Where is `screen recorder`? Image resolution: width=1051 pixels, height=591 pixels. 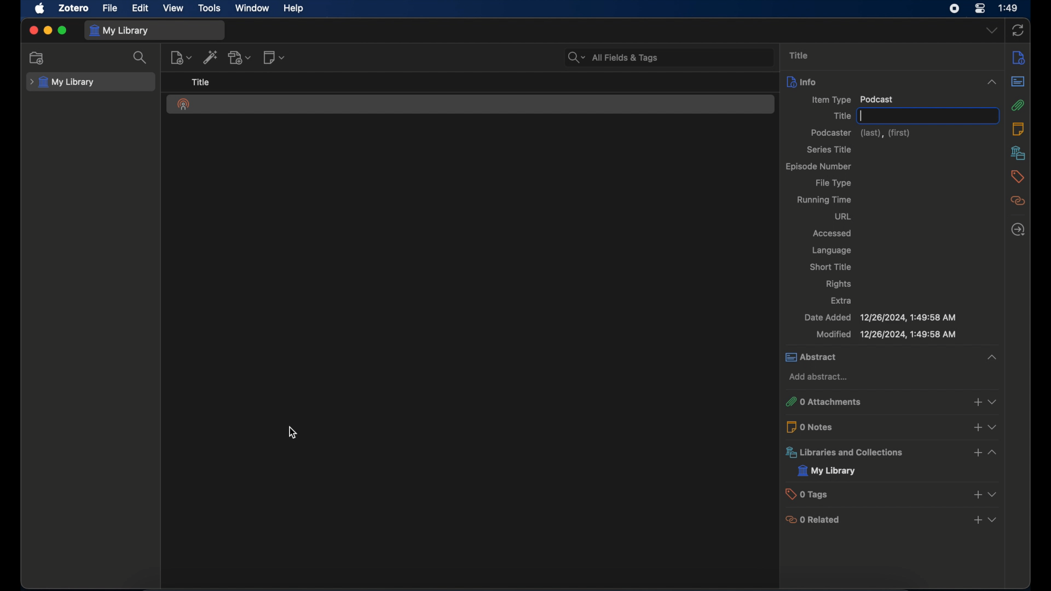
screen recorder is located at coordinates (954, 9).